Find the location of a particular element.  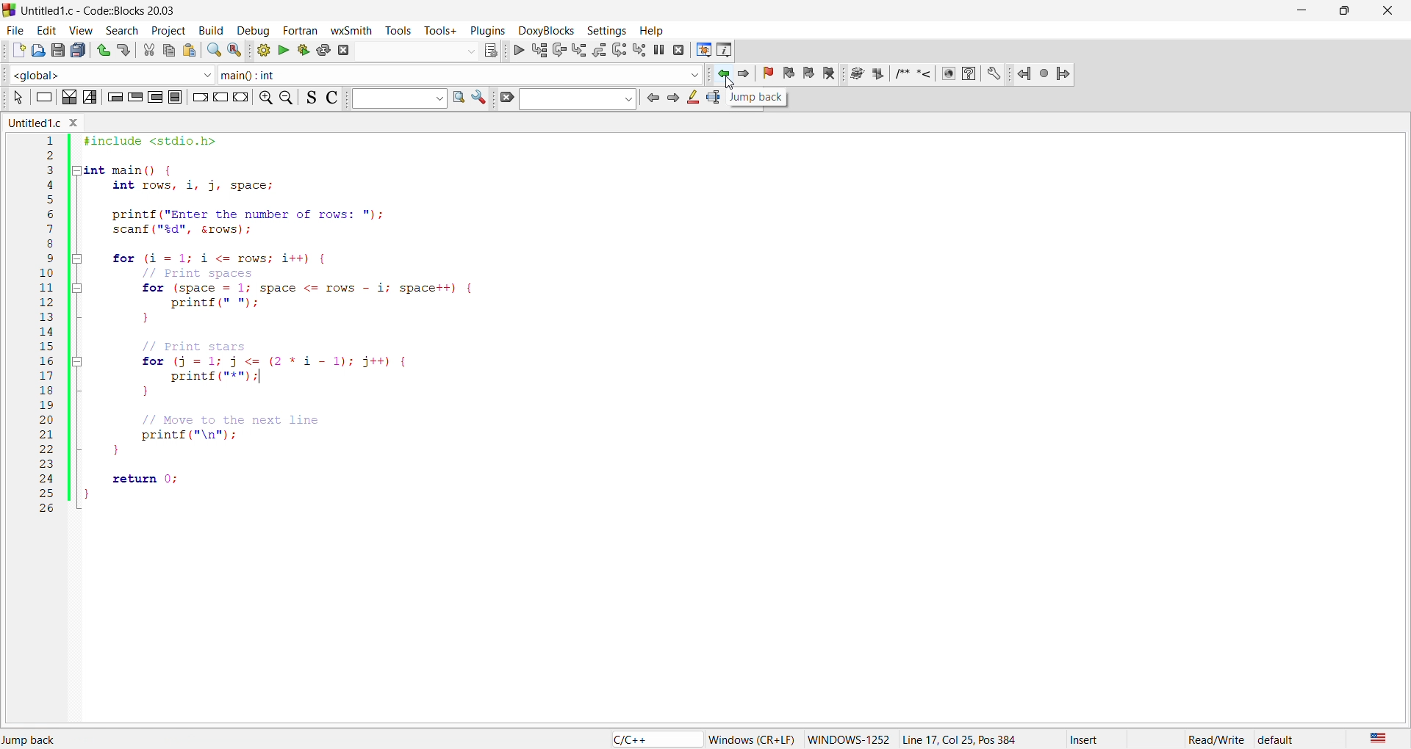

debug window is located at coordinates (701, 52).